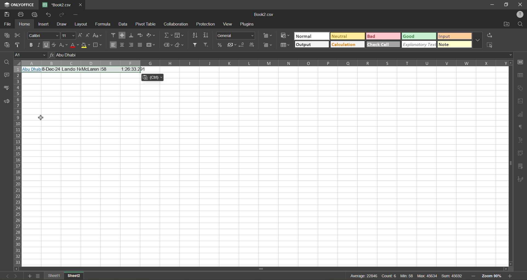  What do you see at coordinates (5, 102) in the screenshot?
I see `feedback` at bounding box center [5, 102].